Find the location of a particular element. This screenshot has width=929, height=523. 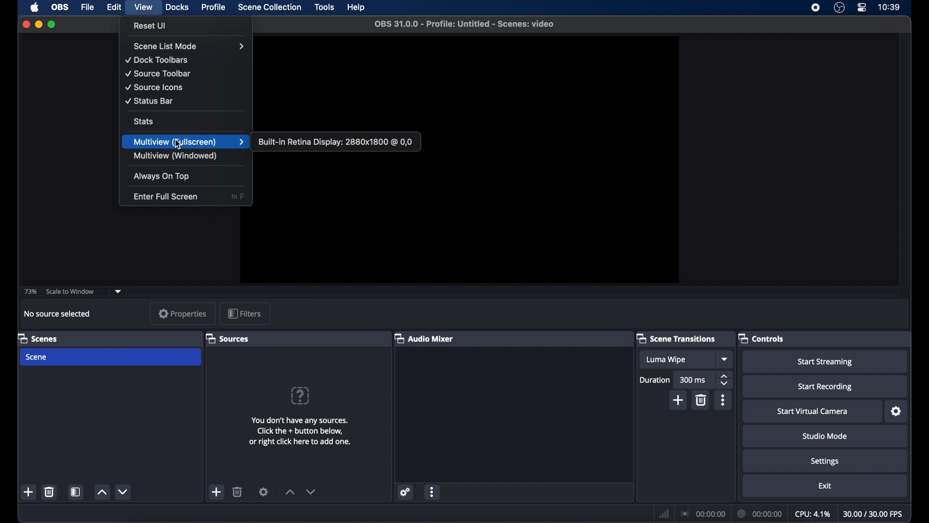

increment is located at coordinates (102, 492).